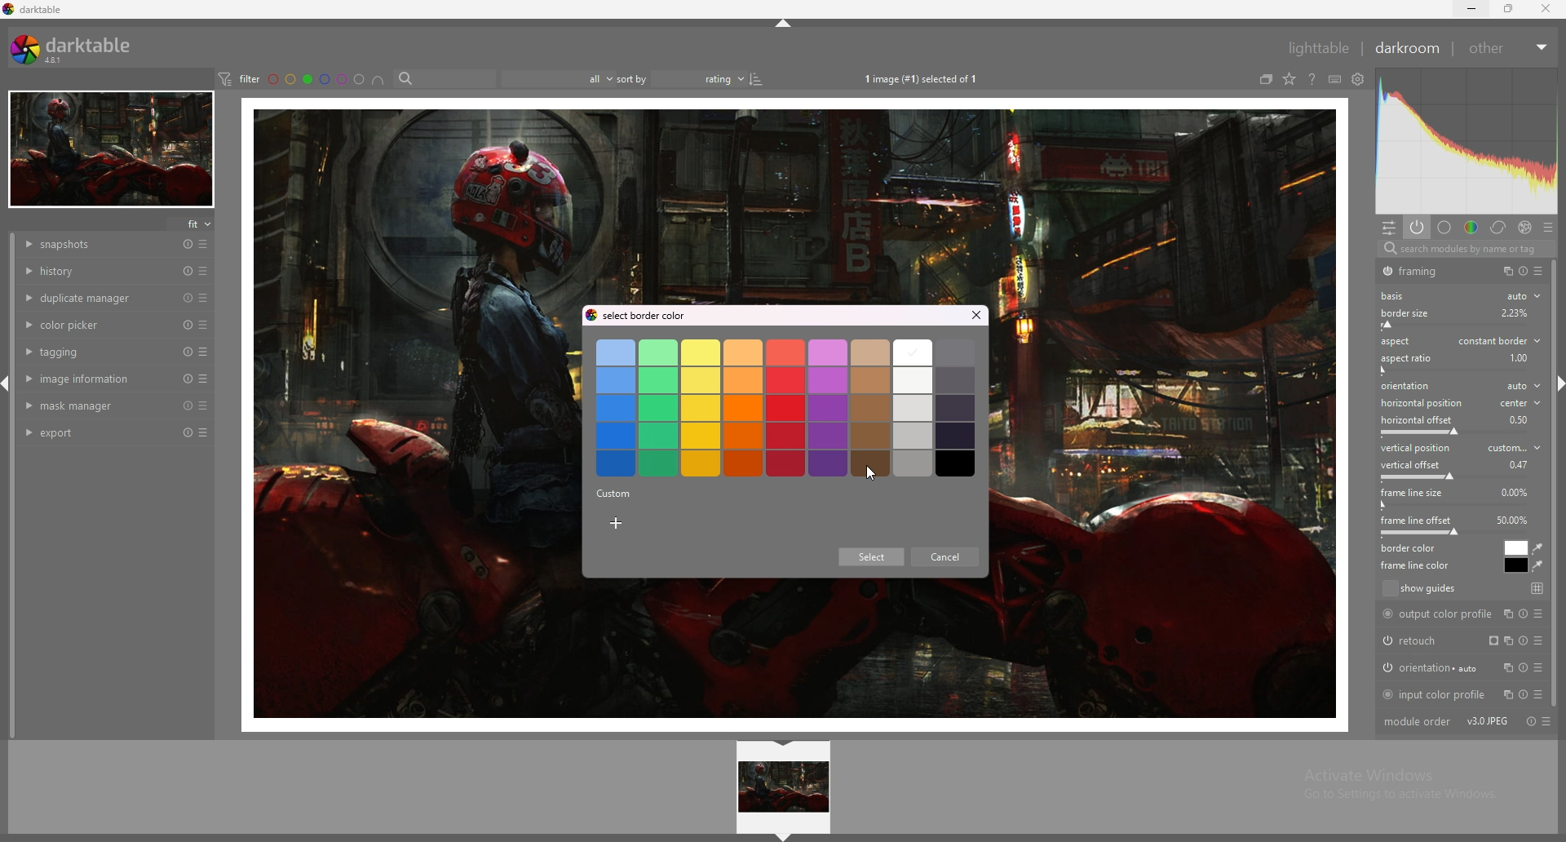 Image resolution: width=1566 pixels, height=842 pixels. Describe the element at coordinates (96, 433) in the screenshot. I see `export` at that location.